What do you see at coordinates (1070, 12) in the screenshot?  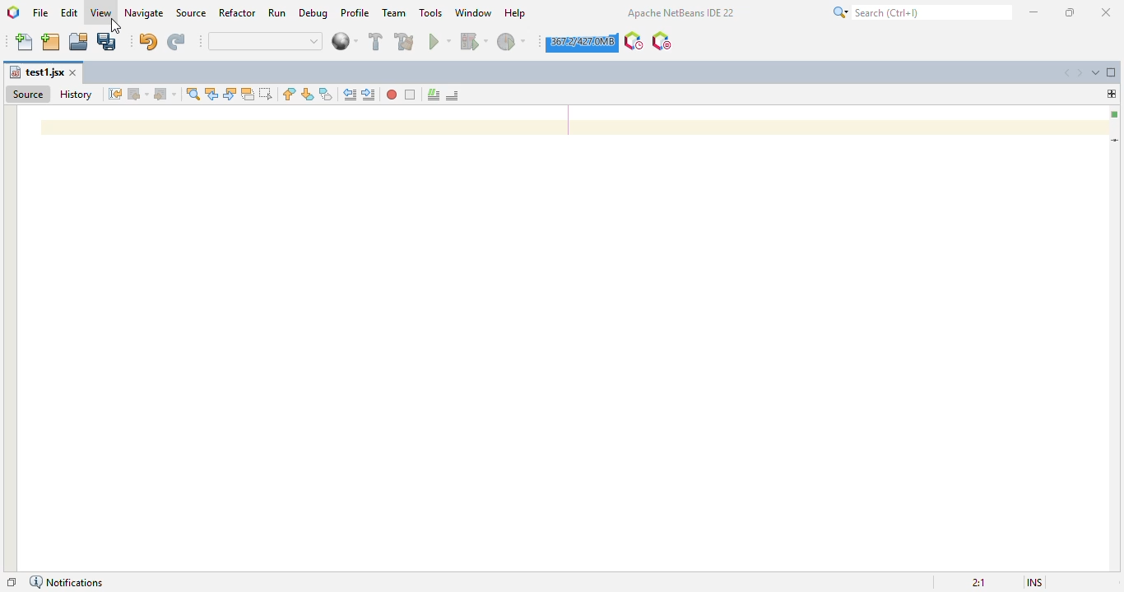 I see `maximize` at bounding box center [1070, 12].